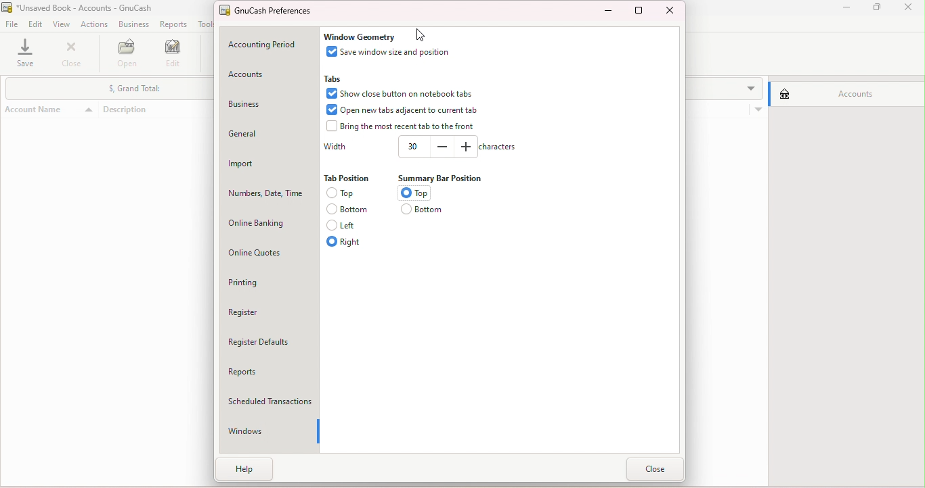  Describe the element at coordinates (391, 52) in the screenshot. I see `Save window size and position` at that location.